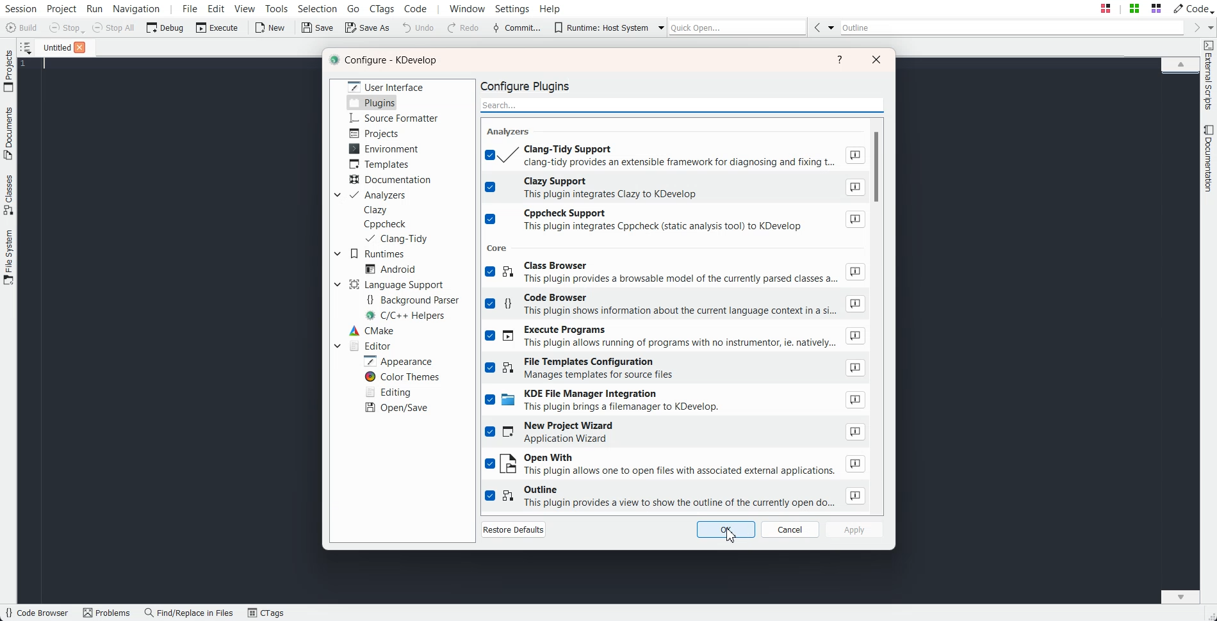 Image resolution: width=1217 pixels, height=621 pixels. What do you see at coordinates (106, 613) in the screenshot?
I see `Problems` at bounding box center [106, 613].